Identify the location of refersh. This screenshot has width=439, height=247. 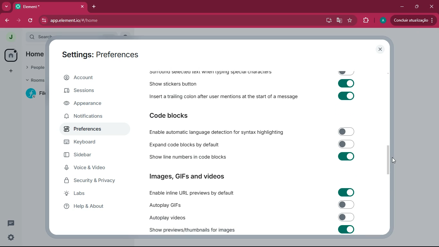
(31, 20).